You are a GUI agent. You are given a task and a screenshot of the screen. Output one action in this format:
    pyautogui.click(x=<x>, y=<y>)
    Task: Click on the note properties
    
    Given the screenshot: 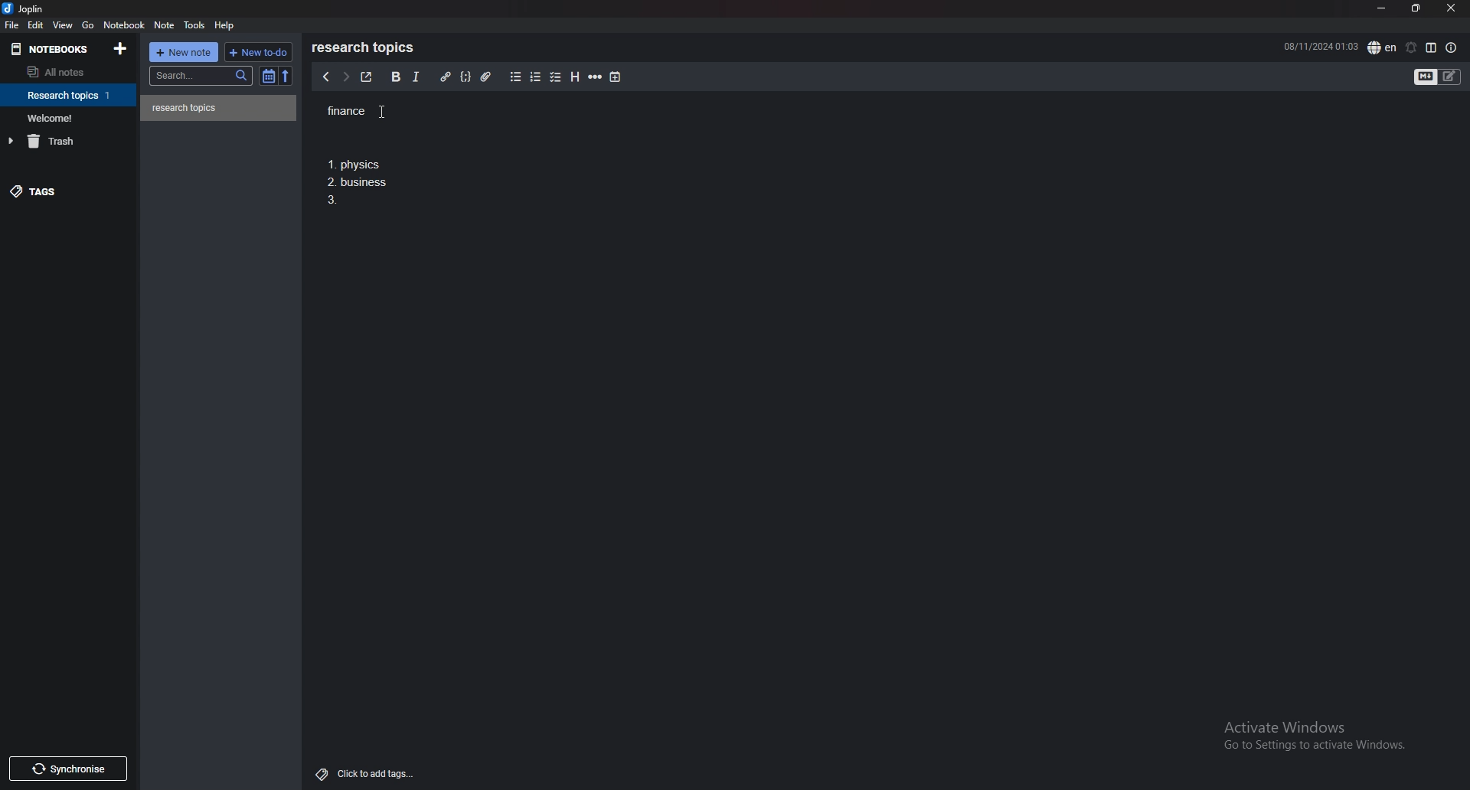 What is the action you would take?
    pyautogui.click(x=1452, y=47)
    